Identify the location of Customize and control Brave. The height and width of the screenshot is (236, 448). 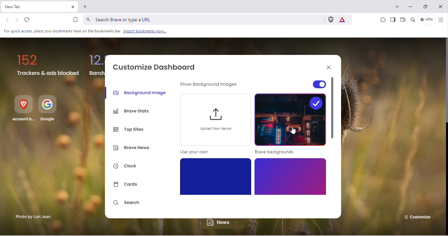
(441, 20).